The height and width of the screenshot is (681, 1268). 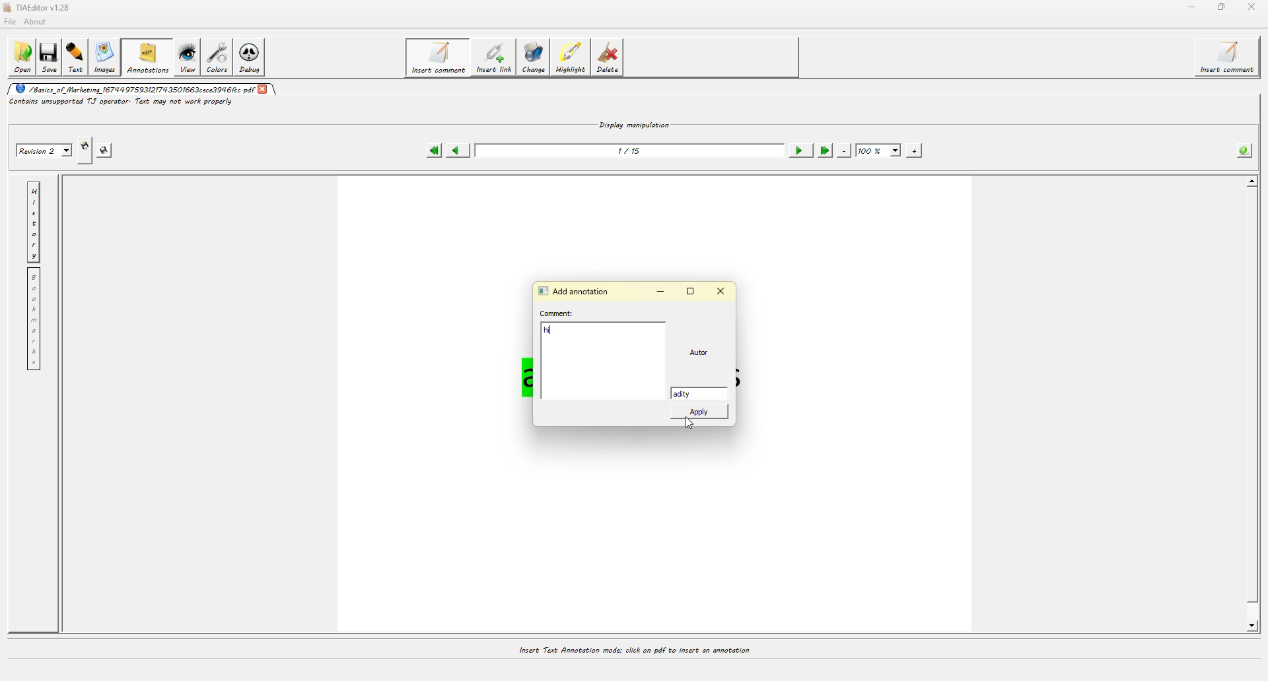 I want to click on display manipulation, so click(x=635, y=123).